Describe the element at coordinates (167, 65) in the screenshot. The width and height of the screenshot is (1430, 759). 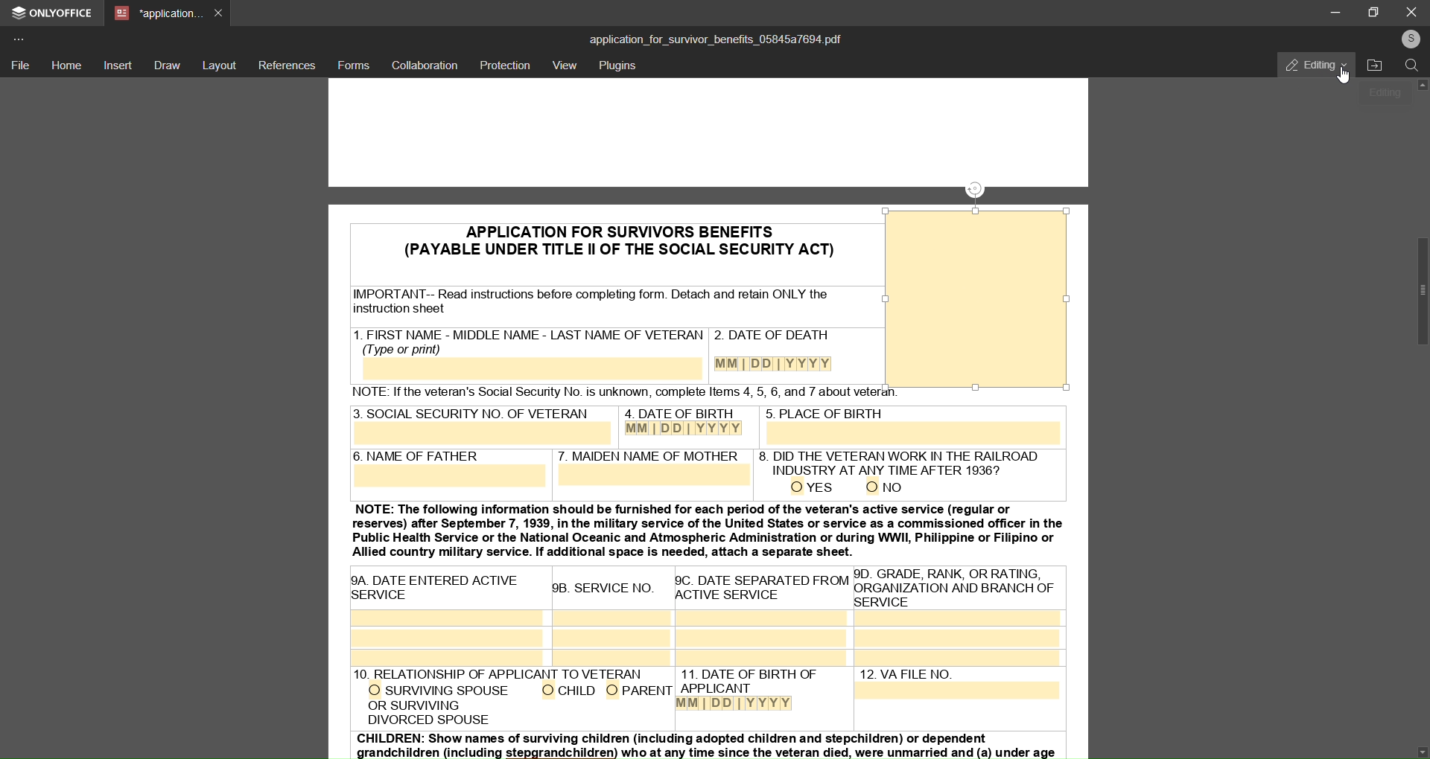
I see `draw` at that location.